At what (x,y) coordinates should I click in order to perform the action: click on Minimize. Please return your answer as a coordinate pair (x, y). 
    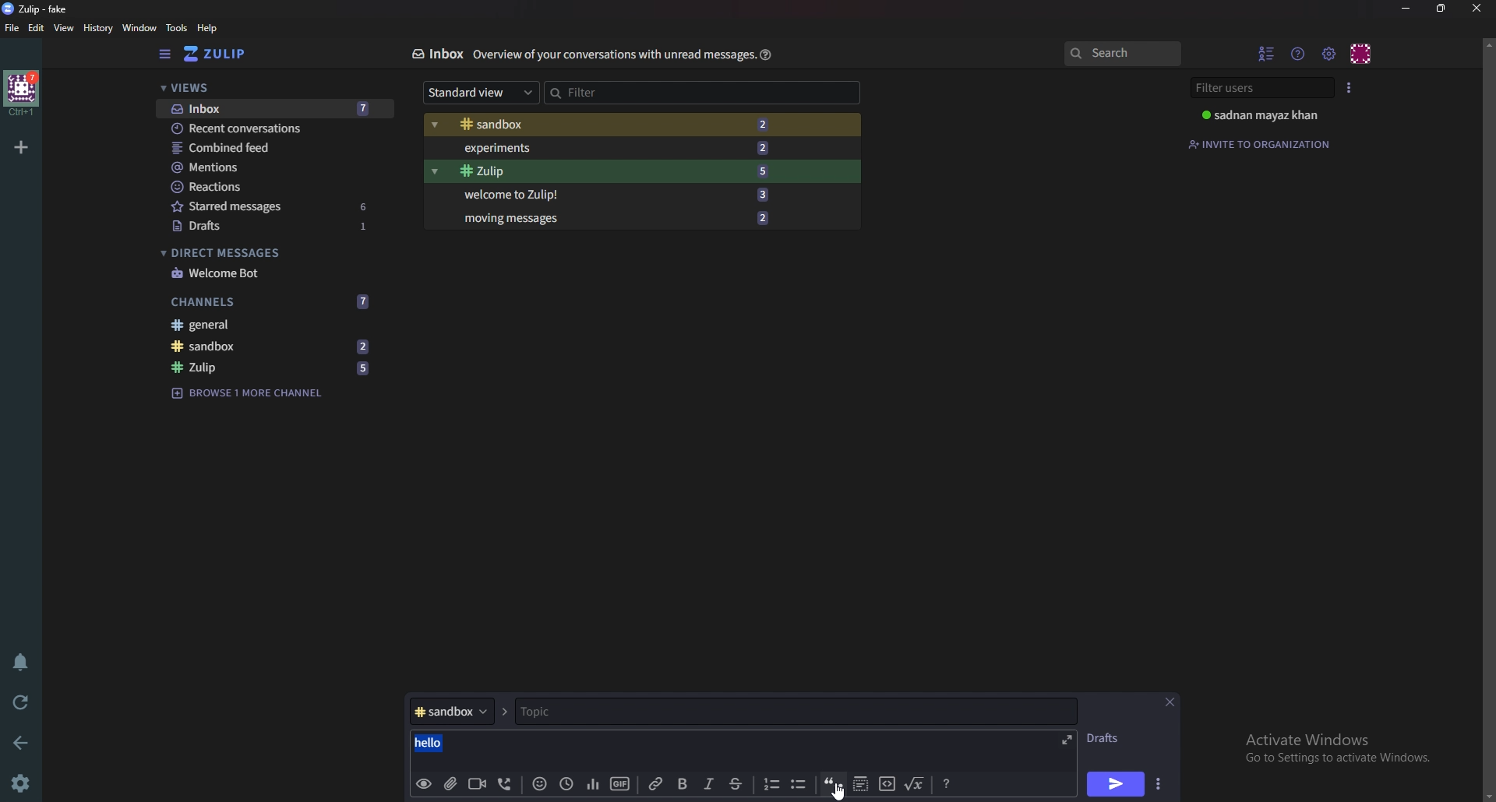
    Looking at the image, I should click on (1406, 9).